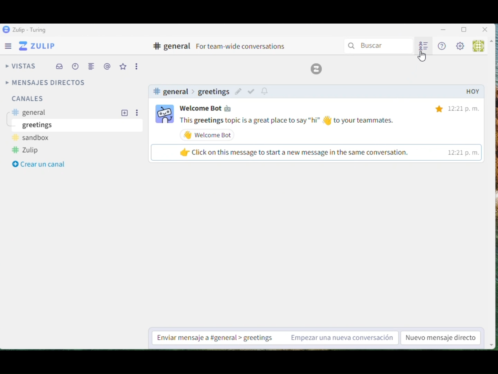 This screenshot has height=374, width=498. I want to click on Minimize, so click(443, 29).